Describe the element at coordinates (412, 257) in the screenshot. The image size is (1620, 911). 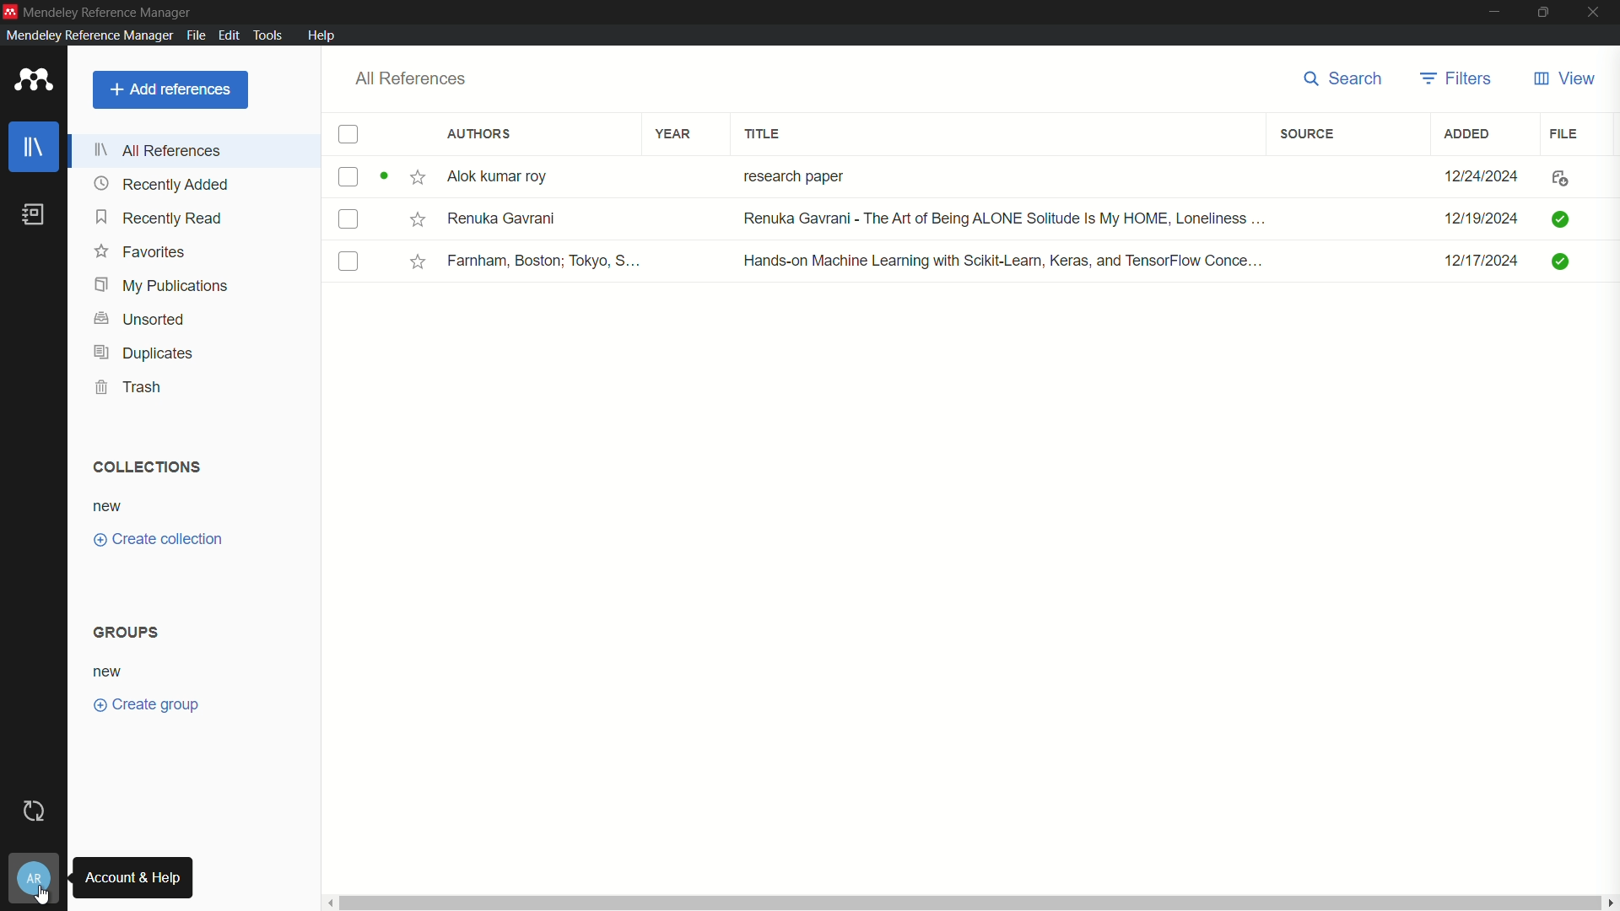
I see `` at that location.